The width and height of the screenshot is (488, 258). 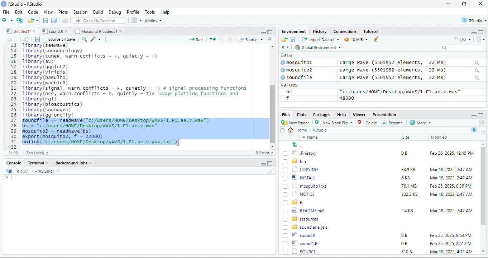 What do you see at coordinates (356, 40) in the screenshot?
I see `9 mb` at bounding box center [356, 40].